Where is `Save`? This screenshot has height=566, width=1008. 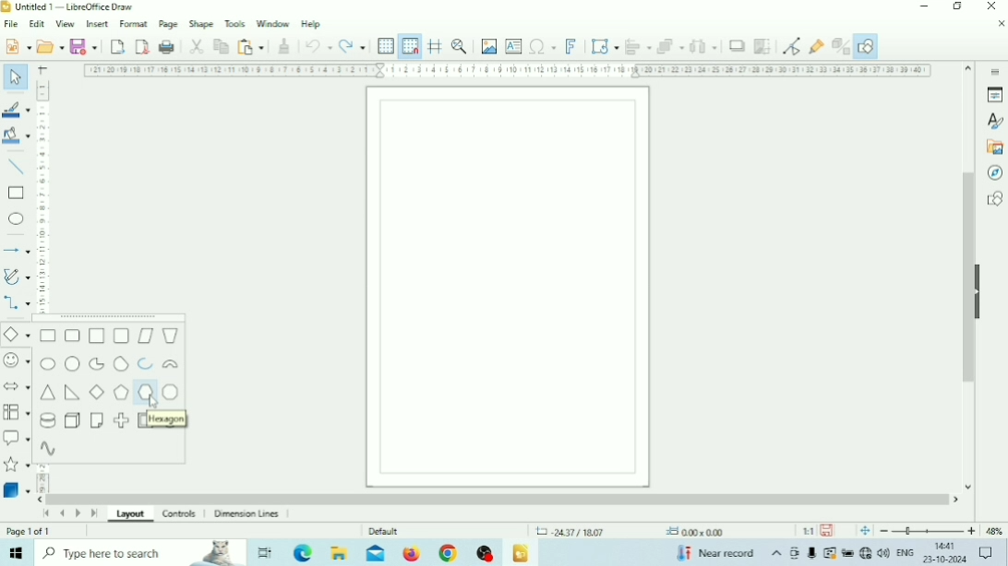
Save is located at coordinates (827, 531).